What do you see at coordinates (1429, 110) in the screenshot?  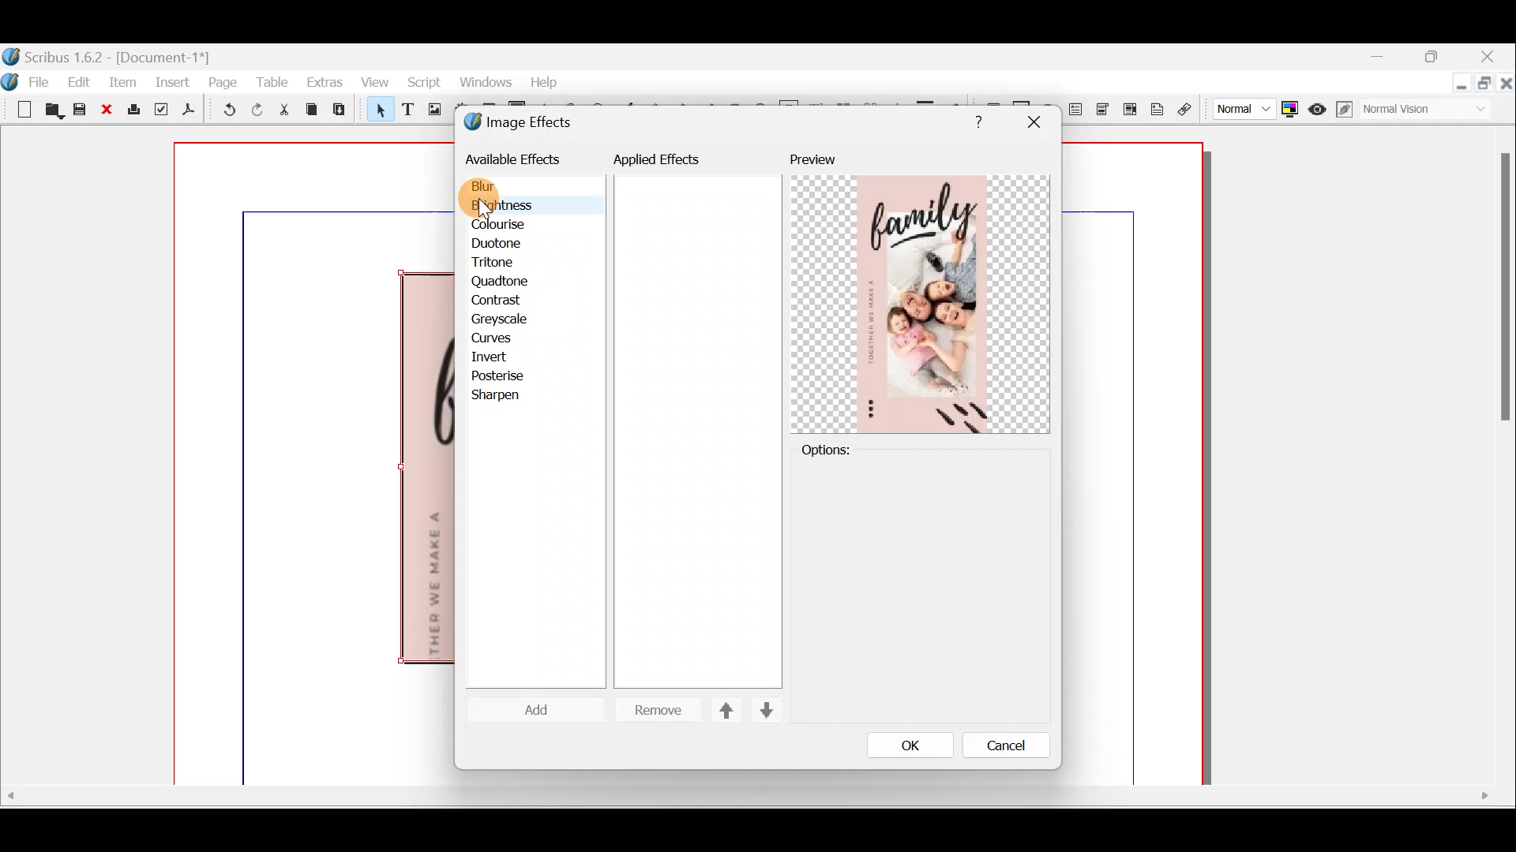 I see `Visual appearance of display` at bounding box center [1429, 110].